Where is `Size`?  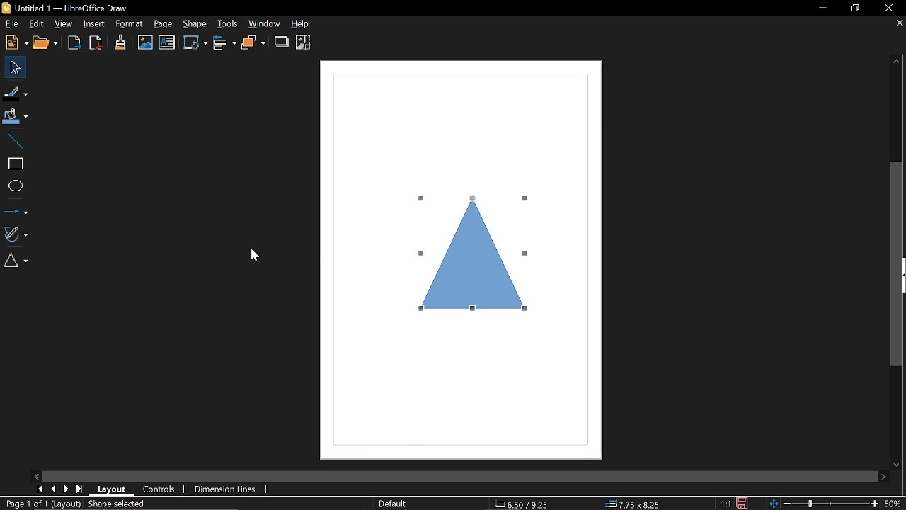 Size is located at coordinates (633, 504).